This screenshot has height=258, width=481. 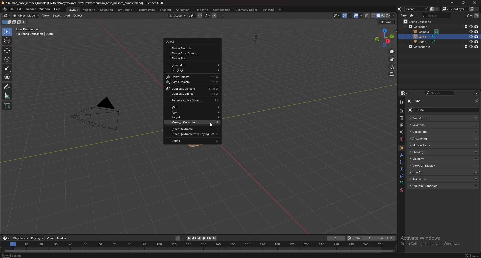 What do you see at coordinates (419, 21) in the screenshot?
I see `scene collection` at bounding box center [419, 21].